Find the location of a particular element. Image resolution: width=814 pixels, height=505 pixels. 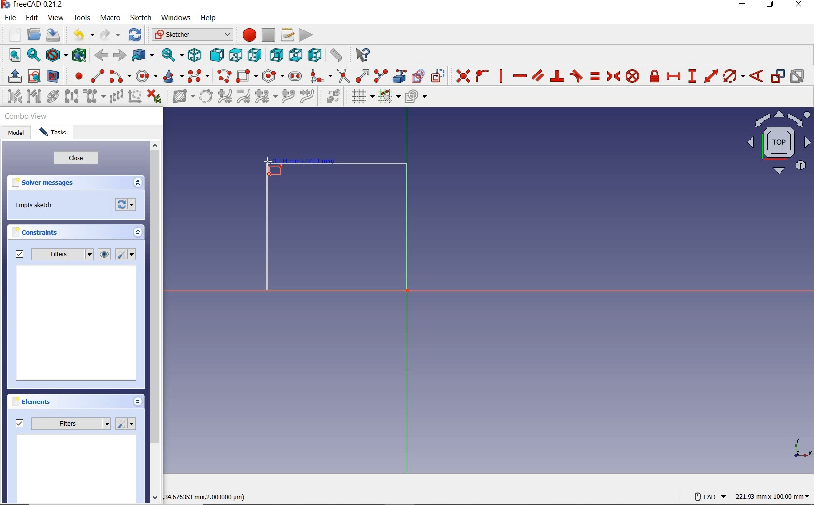

filters is located at coordinates (52, 254).